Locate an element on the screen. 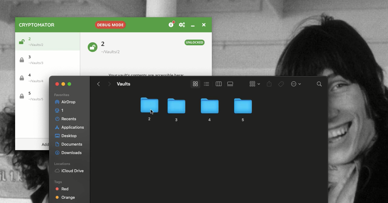  Close is located at coordinates (57, 84).